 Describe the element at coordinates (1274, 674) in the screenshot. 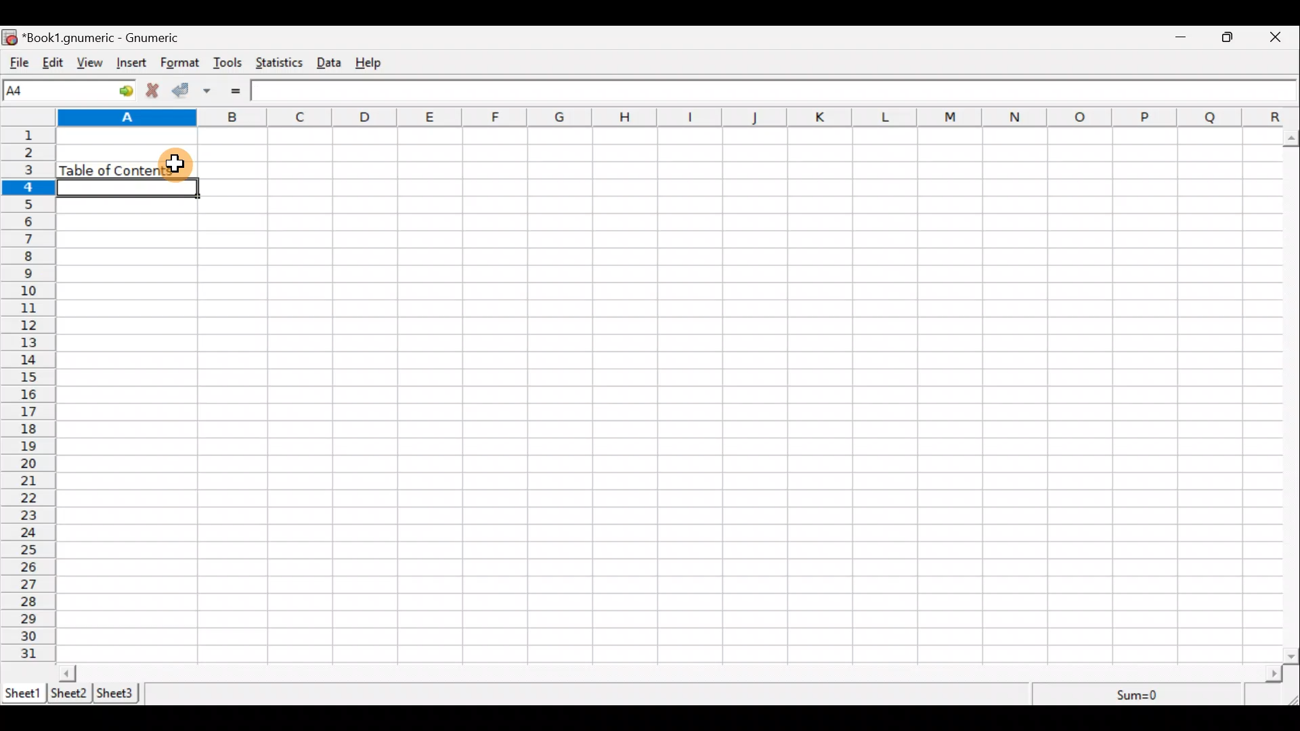

I see `scroll right` at that location.